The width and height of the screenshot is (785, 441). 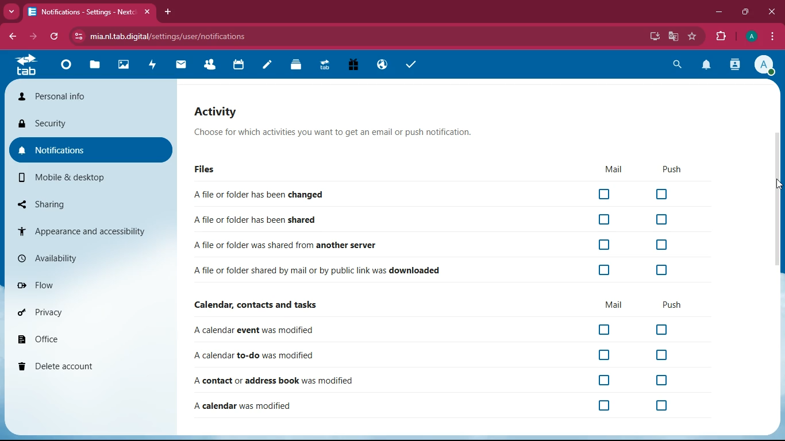 What do you see at coordinates (611, 306) in the screenshot?
I see `mail` at bounding box center [611, 306].